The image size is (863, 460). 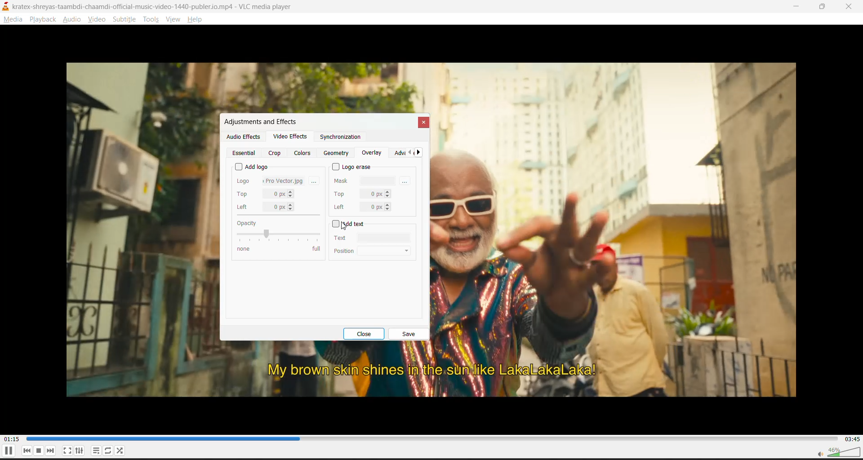 What do you see at coordinates (372, 153) in the screenshot?
I see `overlay` at bounding box center [372, 153].